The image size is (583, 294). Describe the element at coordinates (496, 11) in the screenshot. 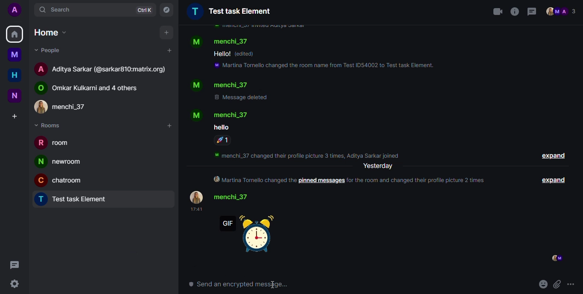

I see `video call` at that location.